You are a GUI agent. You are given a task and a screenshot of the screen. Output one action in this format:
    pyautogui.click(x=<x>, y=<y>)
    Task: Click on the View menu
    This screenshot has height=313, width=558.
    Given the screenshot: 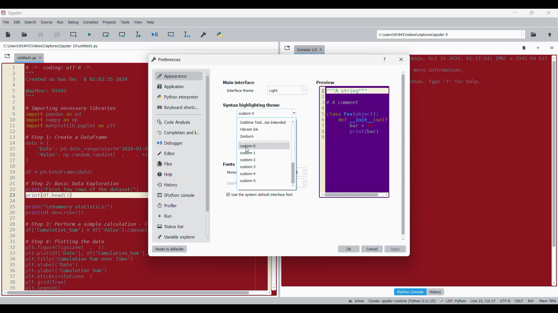 What is the action you would take?
    pyautogui.click(x=138, y=22)
    